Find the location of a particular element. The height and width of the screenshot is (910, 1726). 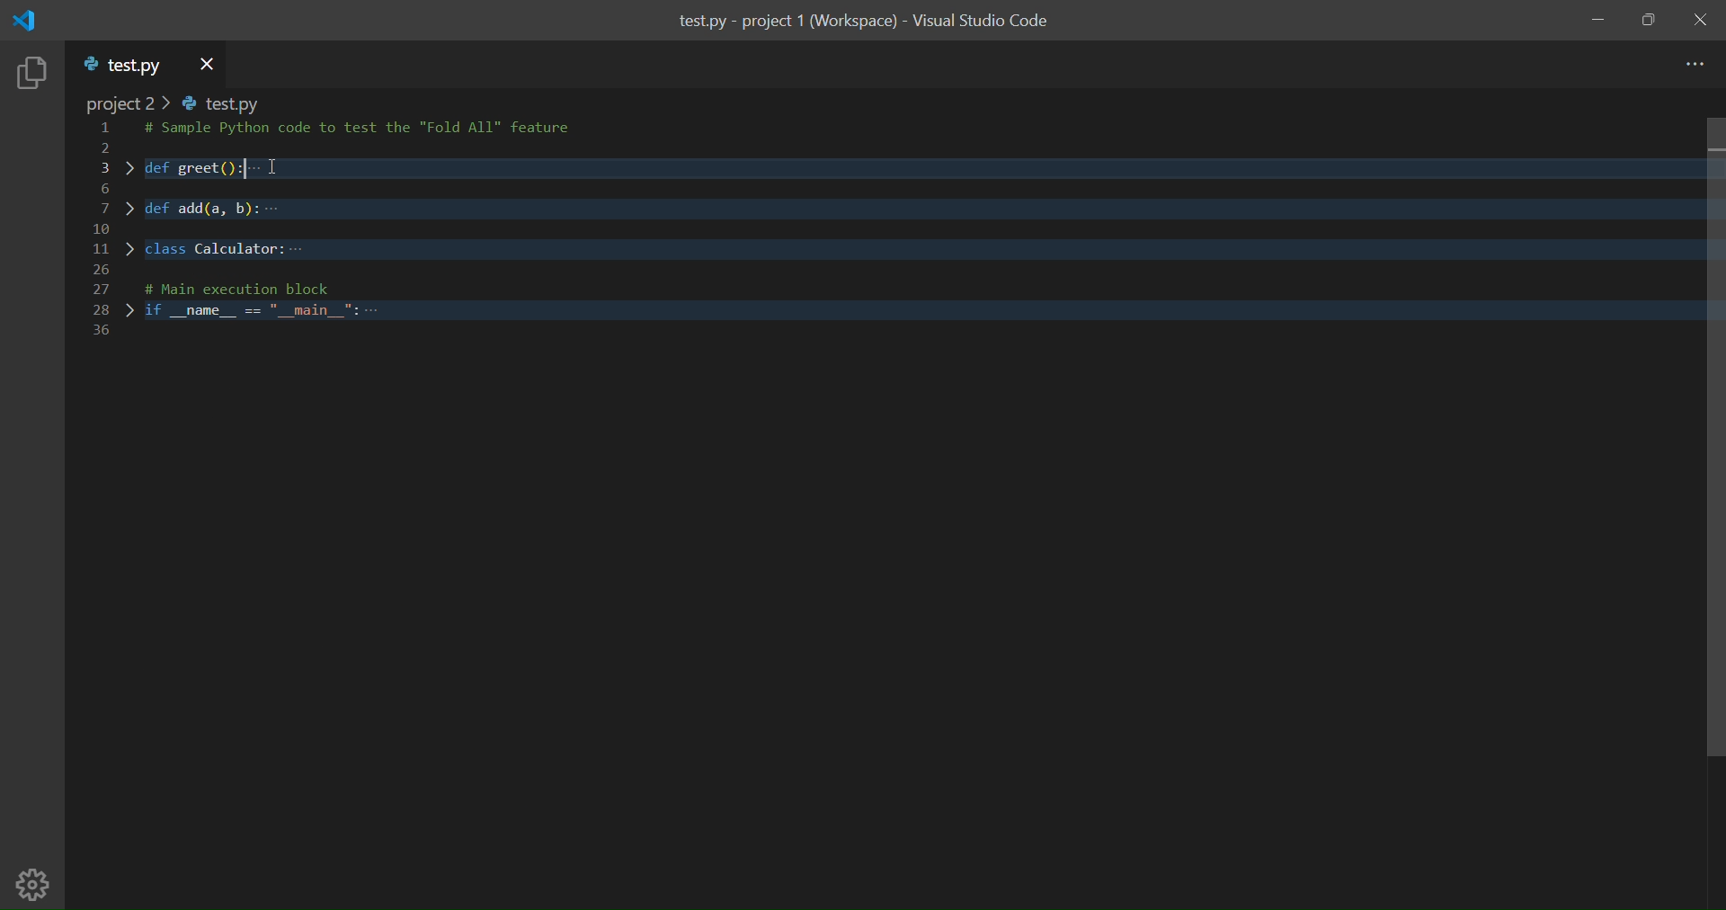

minimize is located at coordinates (1598, 22).